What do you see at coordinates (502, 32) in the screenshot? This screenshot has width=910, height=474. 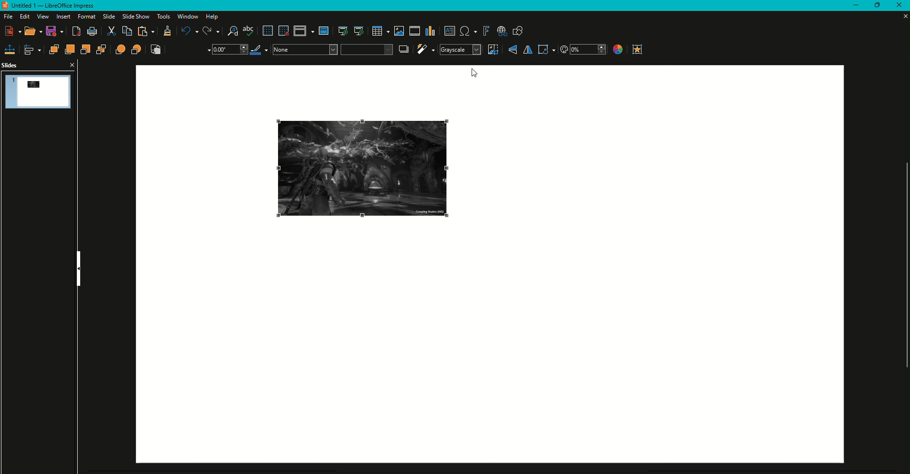 I see `Hyperlink` at bounding box center [502, 32].